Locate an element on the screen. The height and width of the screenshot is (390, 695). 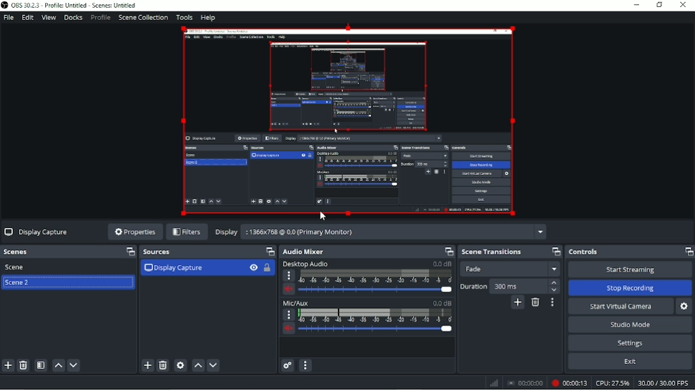
Add scene is located at coordinates (8, 366).